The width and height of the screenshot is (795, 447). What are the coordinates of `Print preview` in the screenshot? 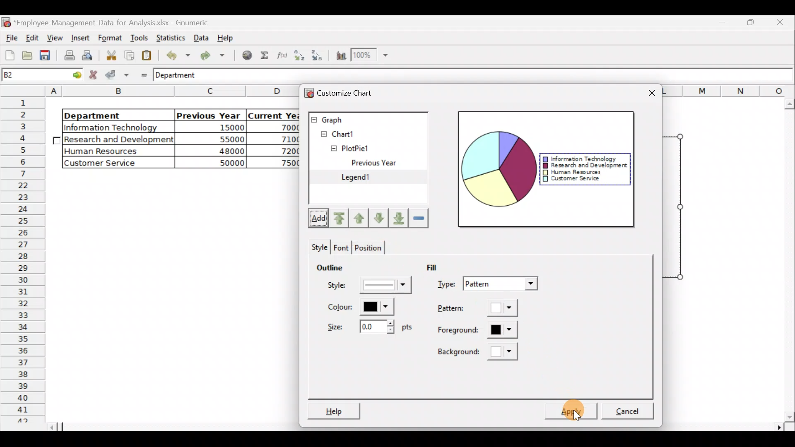 It's located at (89, 55).